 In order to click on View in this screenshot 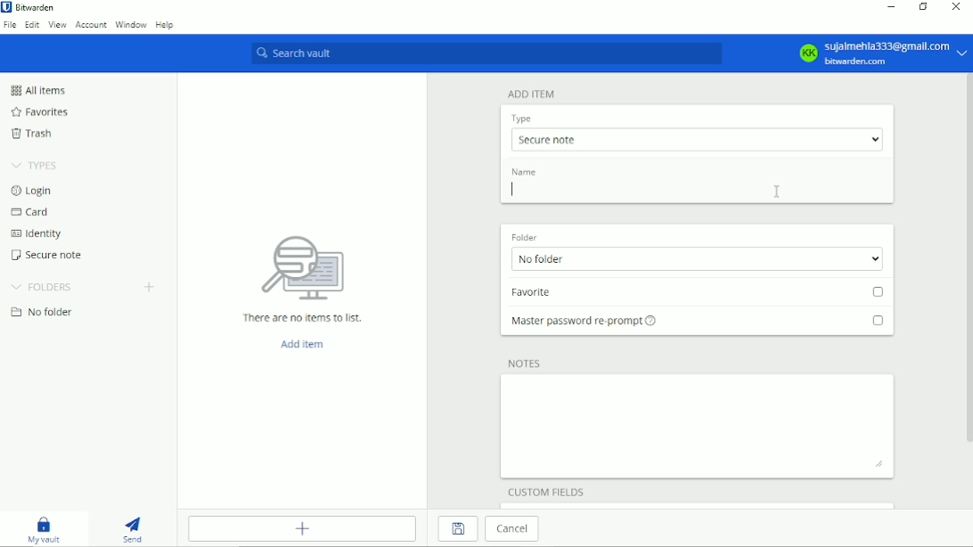, I will do `click(57, 25)`.